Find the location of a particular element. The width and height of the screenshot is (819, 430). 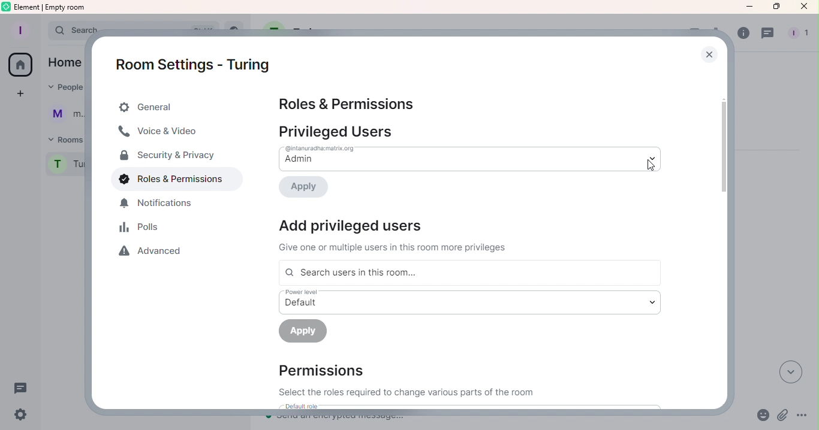

Close is located at coordinates (708, 52).